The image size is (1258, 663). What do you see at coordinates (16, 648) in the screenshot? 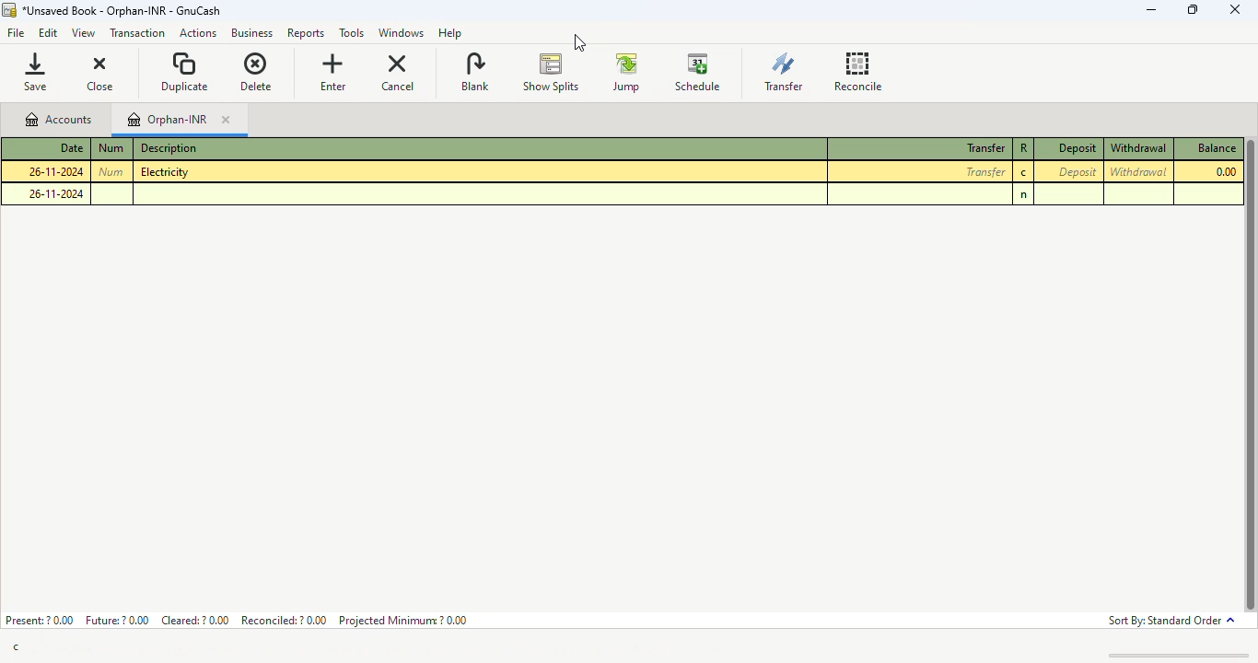
I see `c` at bounding box center [16, 648].